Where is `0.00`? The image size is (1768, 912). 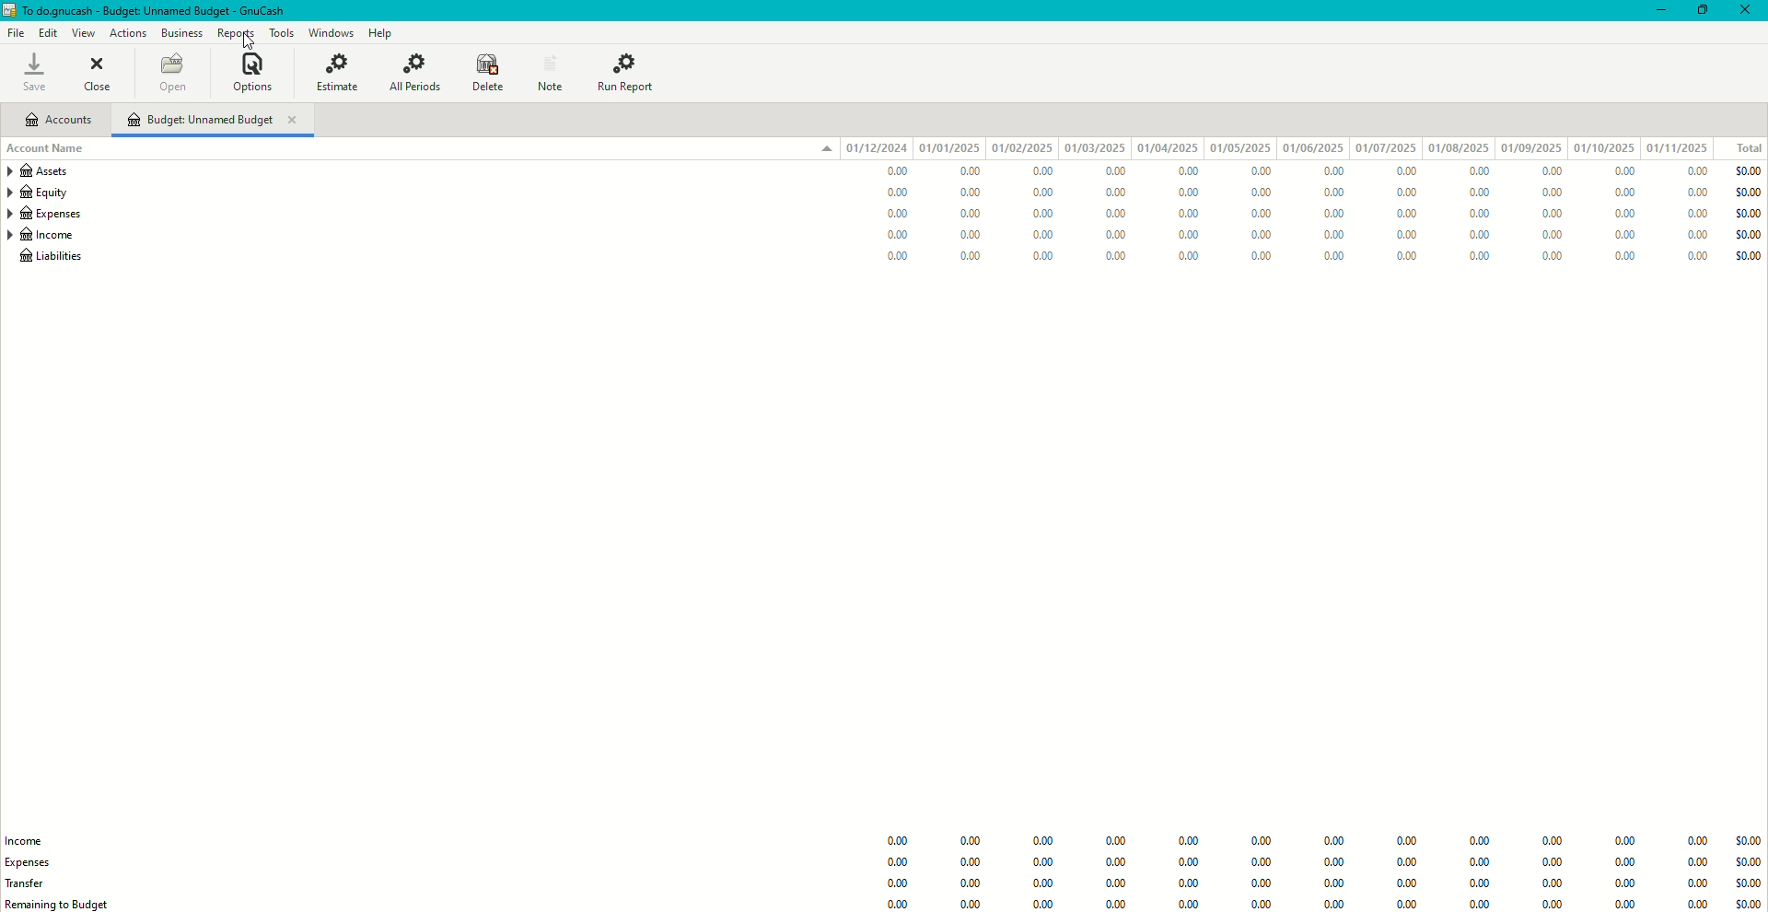 0.00 is located at coordinates (1555, 195).